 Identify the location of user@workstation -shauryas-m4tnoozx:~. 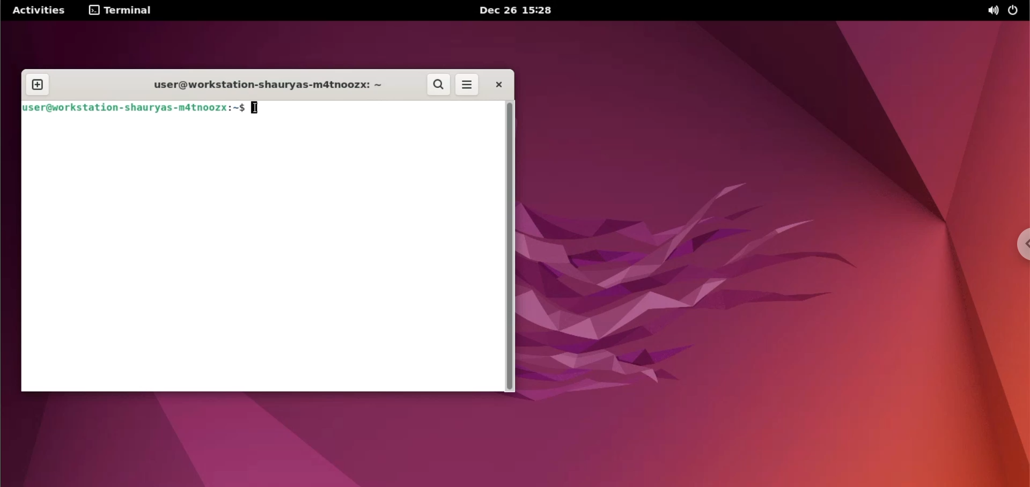
(261, 87).